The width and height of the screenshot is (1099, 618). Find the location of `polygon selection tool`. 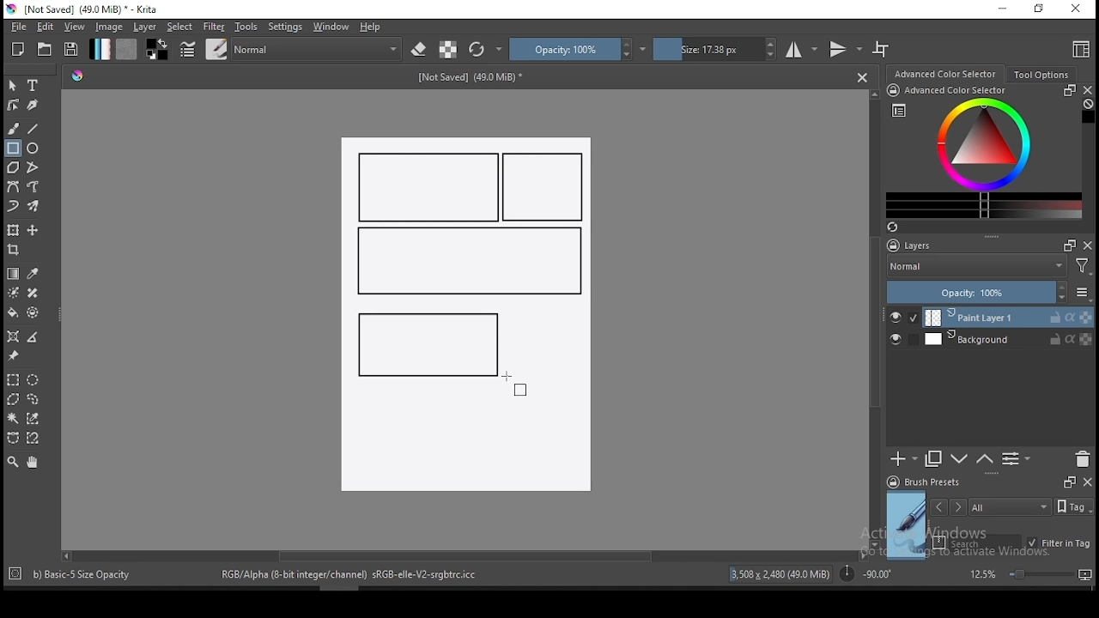

polygon selection tool is located at coordinates (14, 399).